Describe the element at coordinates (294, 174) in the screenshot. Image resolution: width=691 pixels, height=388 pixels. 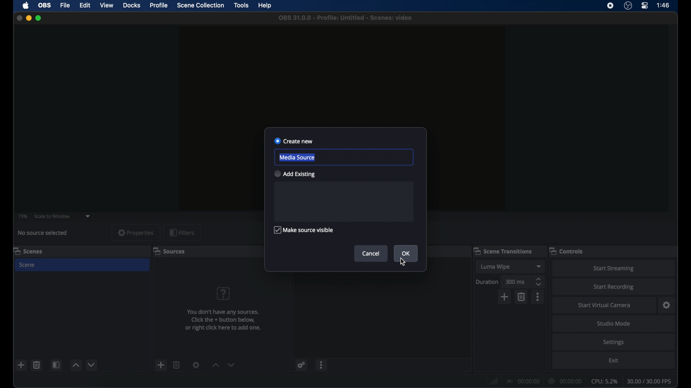
I see `add existing` at that location.